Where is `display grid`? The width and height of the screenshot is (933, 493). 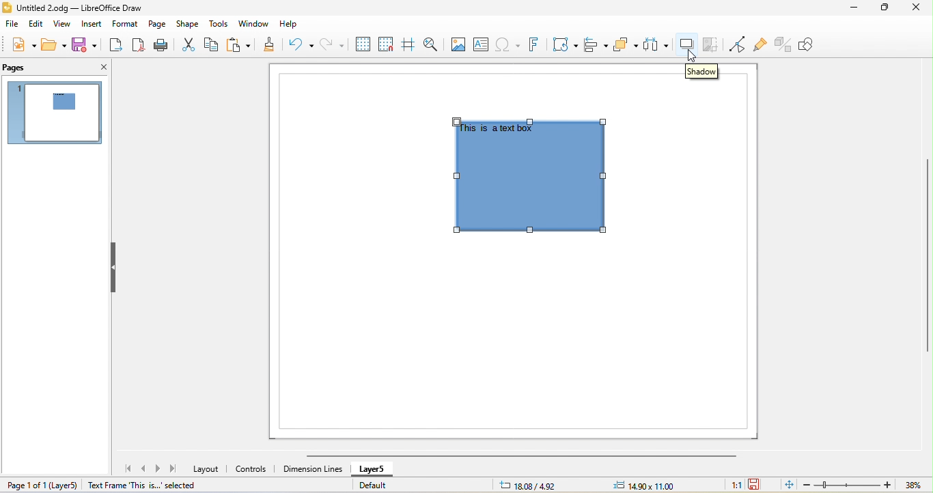 display grid is located at coordinates (363, 44).